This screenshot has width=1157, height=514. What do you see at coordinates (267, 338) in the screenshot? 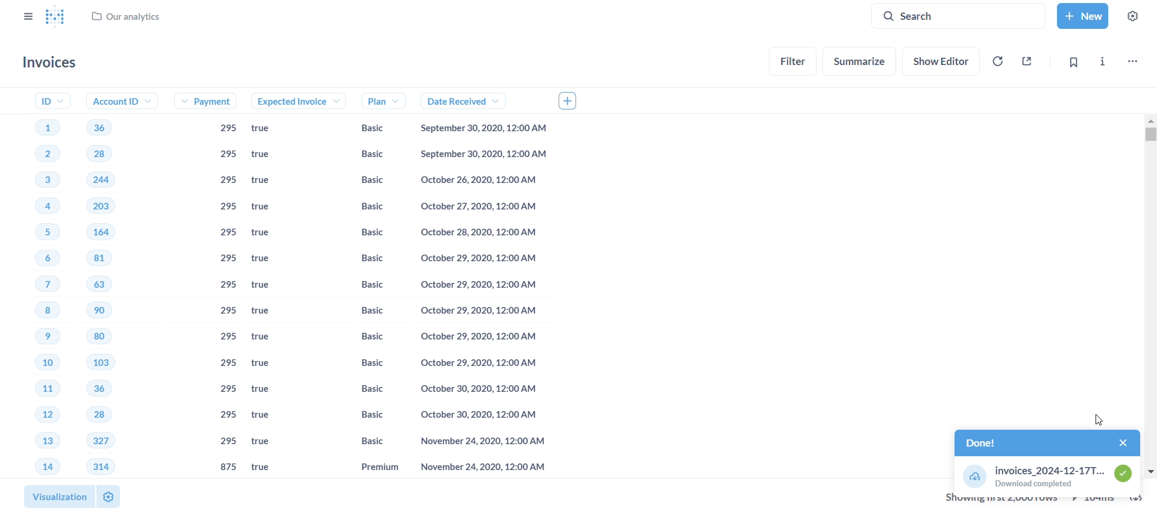
I see `true` at bounding box center [267, 338].